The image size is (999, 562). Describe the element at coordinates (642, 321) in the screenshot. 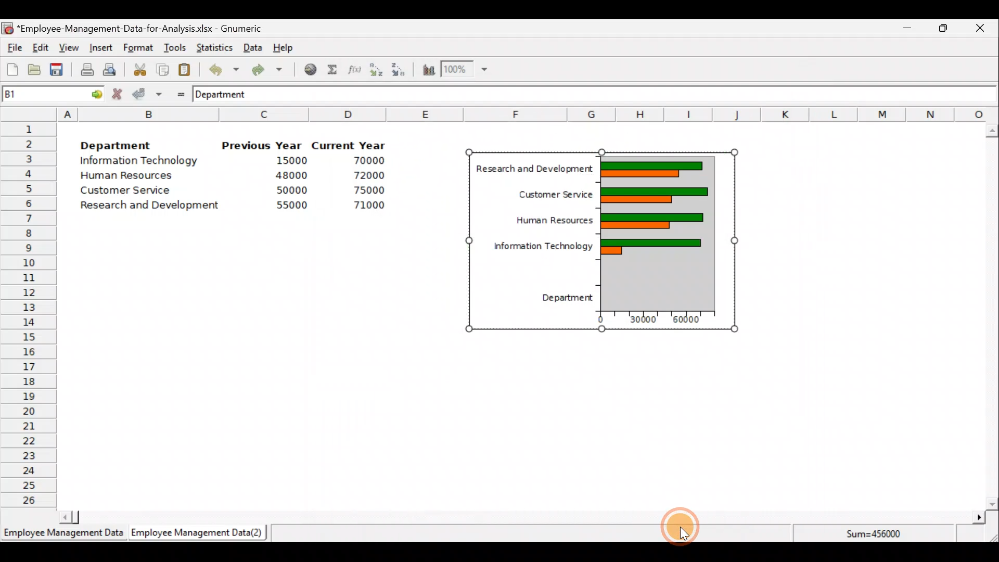

I see `30000` at that location.